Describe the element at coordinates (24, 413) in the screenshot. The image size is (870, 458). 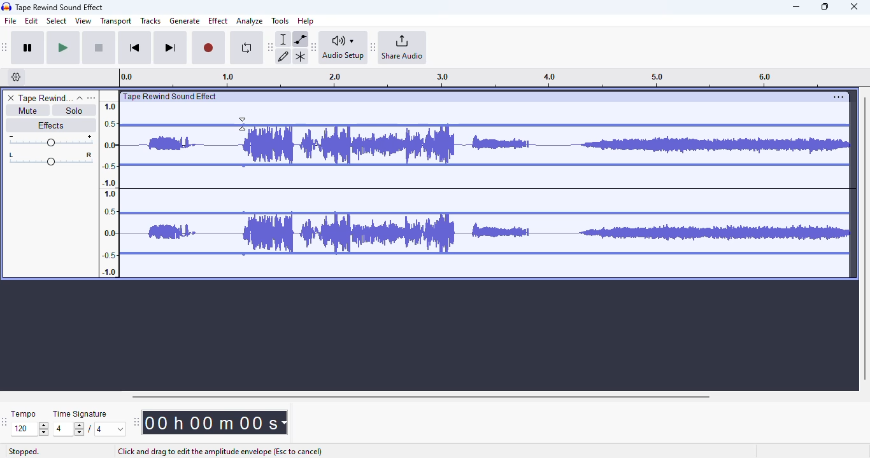
I see `tempo` at that location.